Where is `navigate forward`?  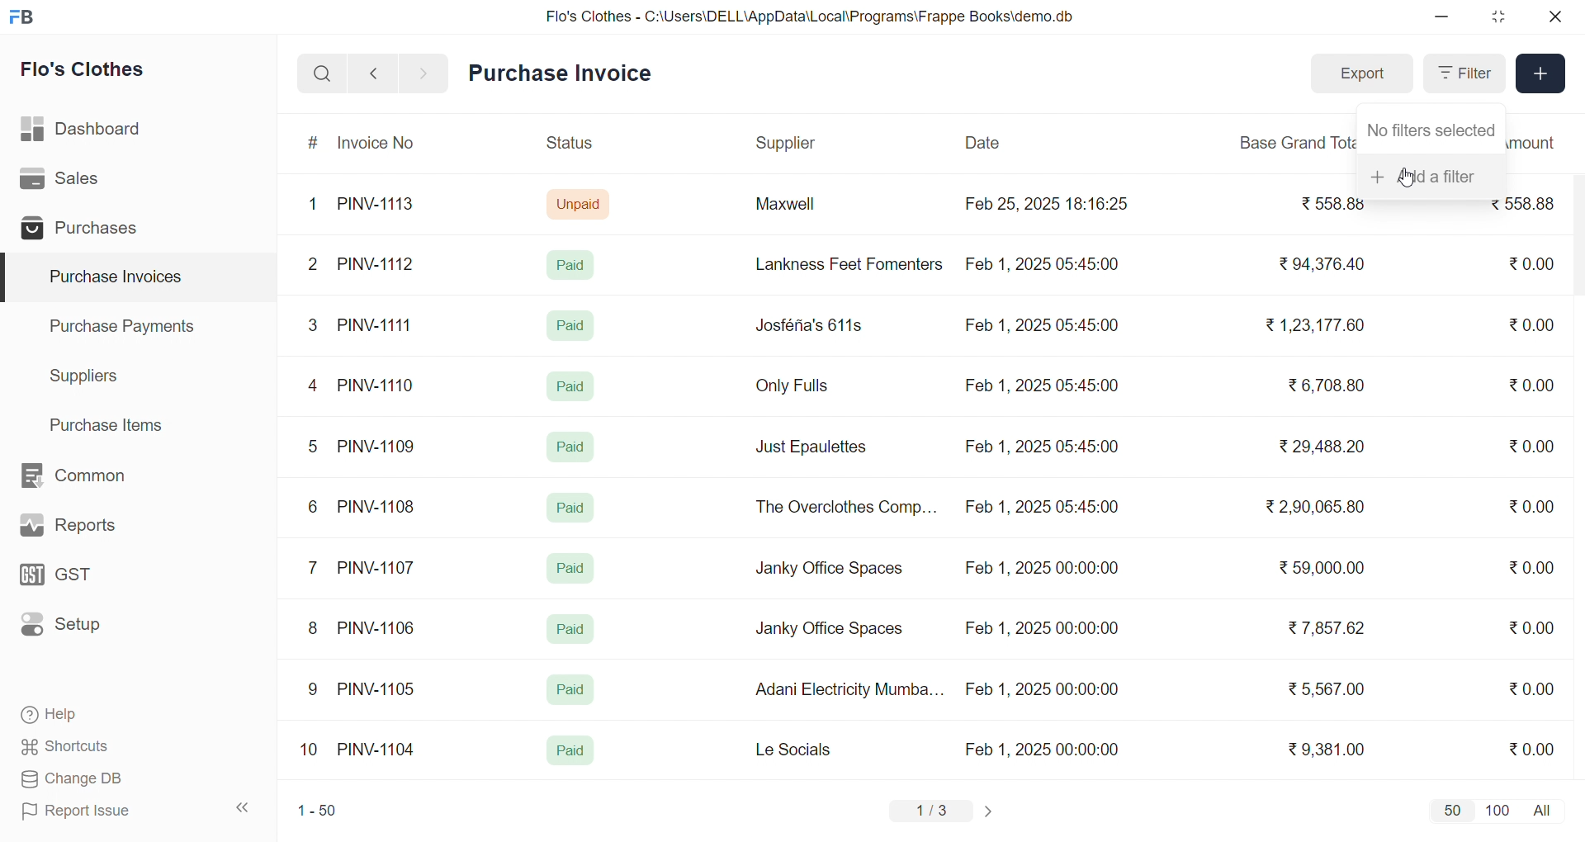 navigate forward is located at coordinates (425, 72).